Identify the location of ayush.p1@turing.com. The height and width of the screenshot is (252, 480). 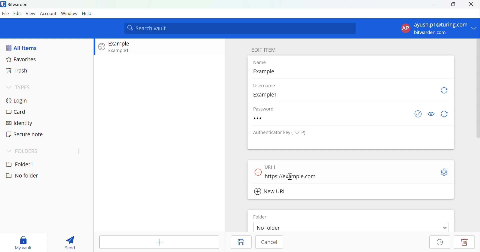
(441, 25).